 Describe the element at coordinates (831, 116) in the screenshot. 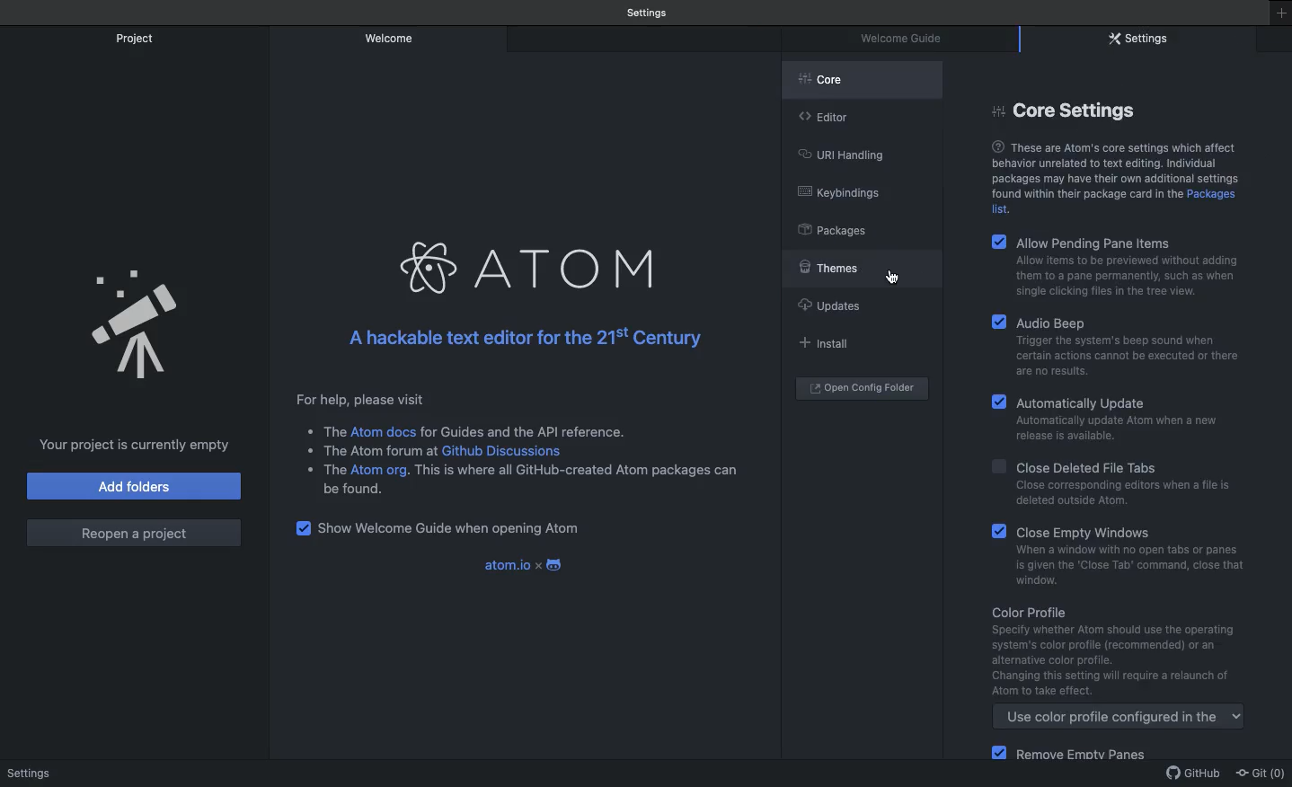

I see `Editor` at that location.